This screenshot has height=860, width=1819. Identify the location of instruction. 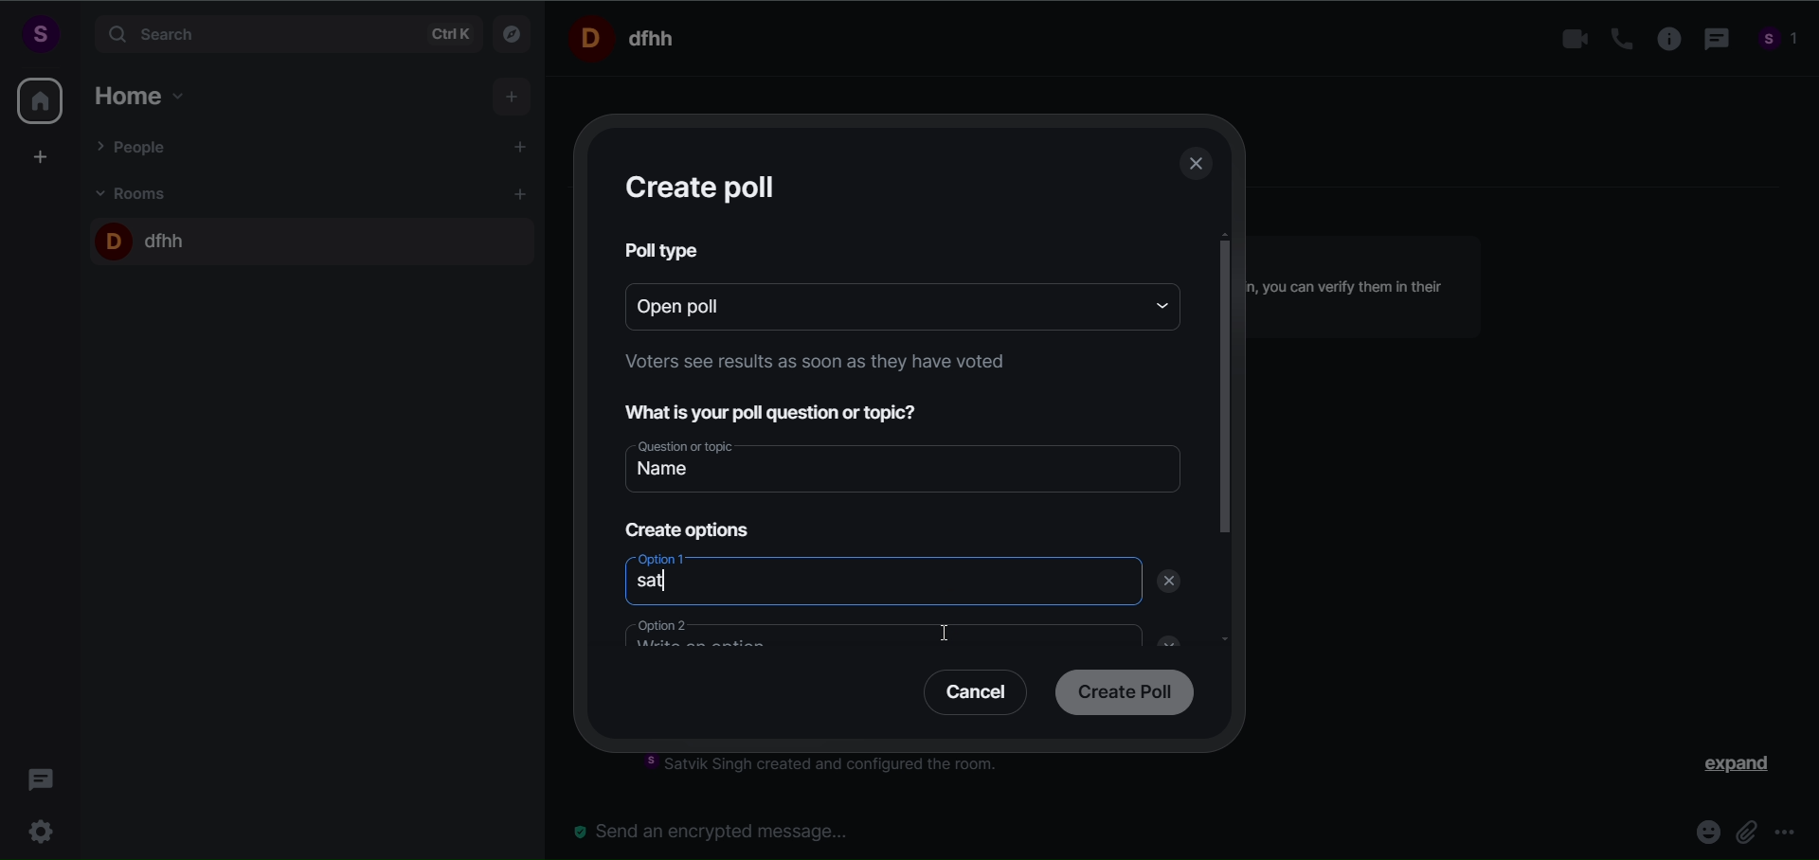
(835, 767).